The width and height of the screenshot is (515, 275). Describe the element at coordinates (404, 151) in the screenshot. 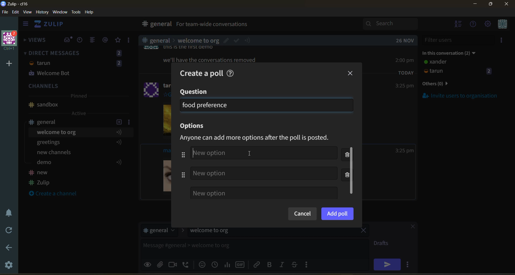

I see `3:25 pm` at that location.